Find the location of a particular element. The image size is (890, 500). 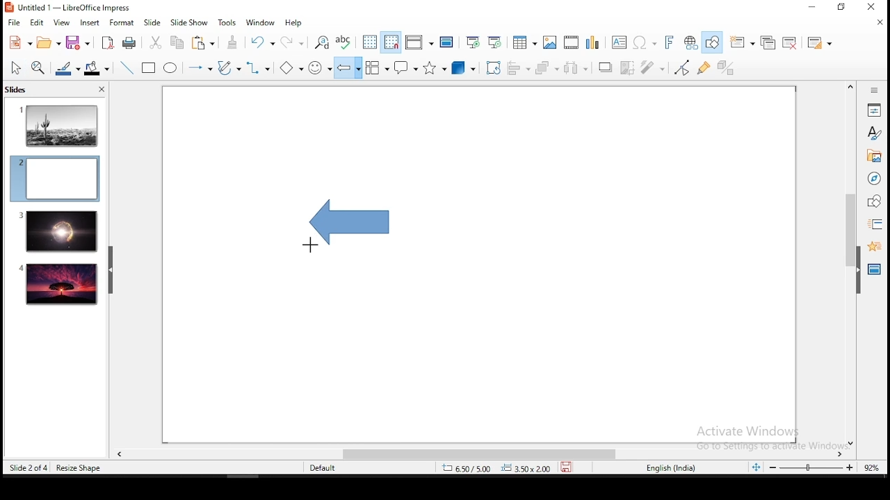

gallery is located at coordinates (874, 158).